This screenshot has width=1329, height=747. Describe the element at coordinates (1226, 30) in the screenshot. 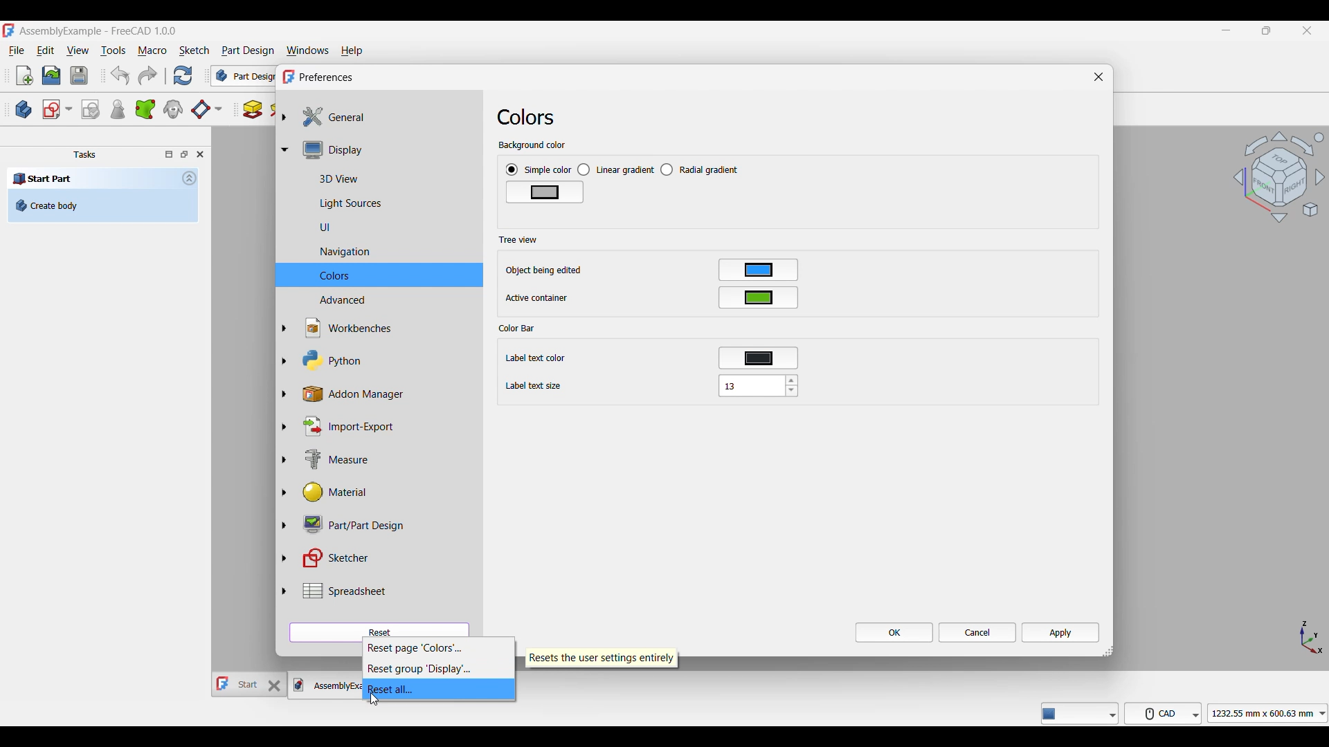

I see `Minimize` at that location.